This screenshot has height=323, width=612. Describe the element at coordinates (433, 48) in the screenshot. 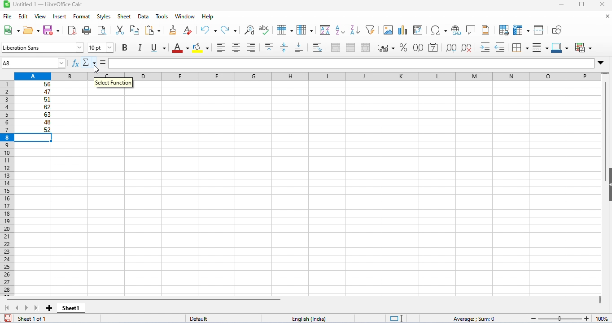

I see `format as date` at that location.